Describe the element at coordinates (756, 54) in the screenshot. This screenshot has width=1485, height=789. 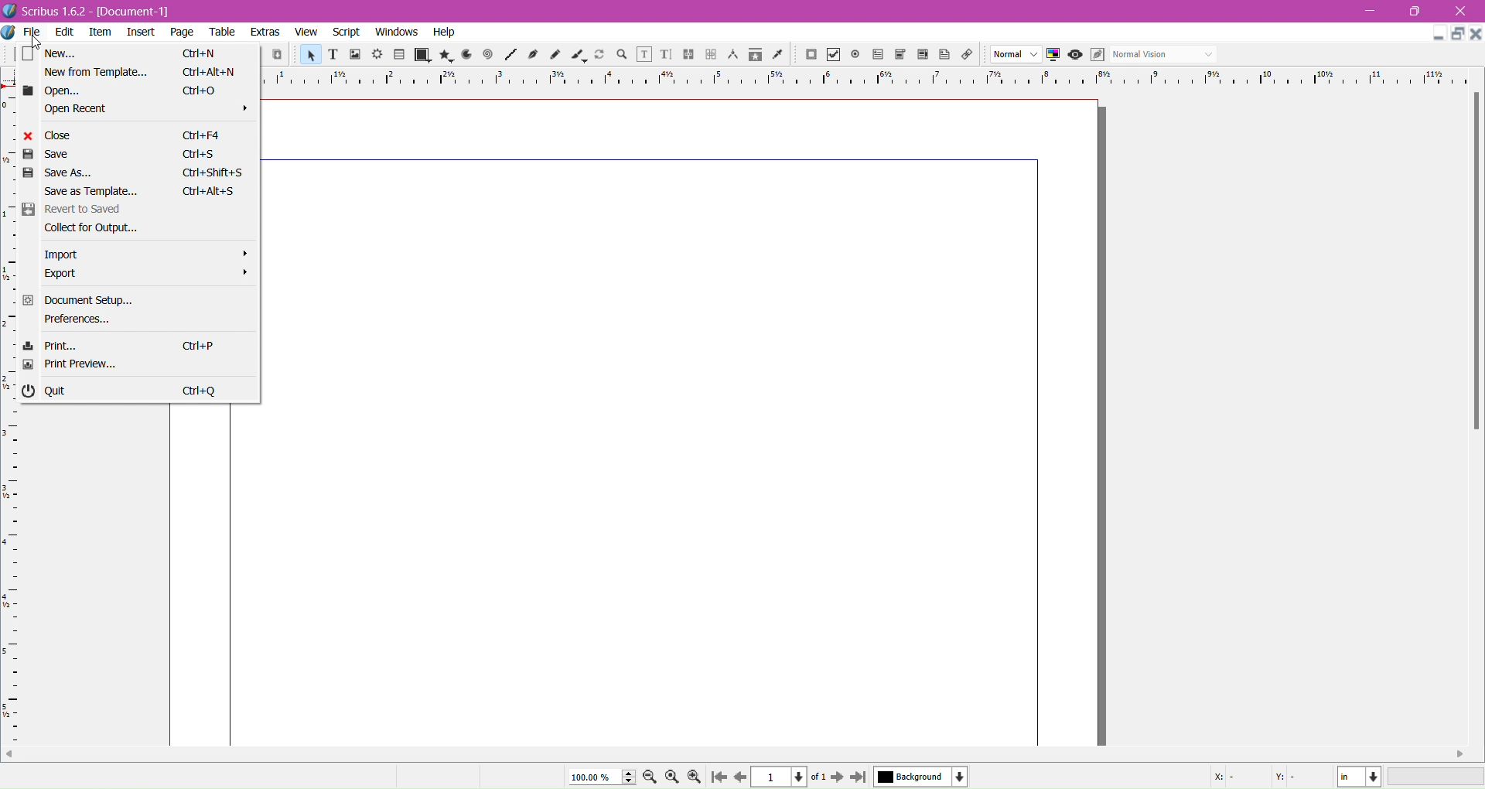
I see `Copy Item Properties` at that location.